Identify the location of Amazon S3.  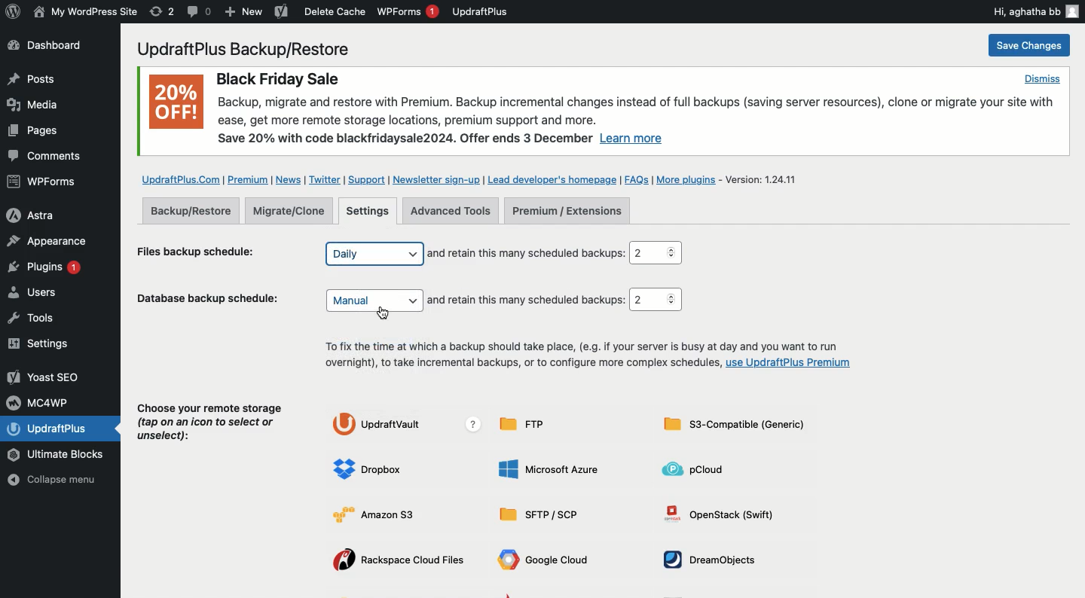
(385, 514).